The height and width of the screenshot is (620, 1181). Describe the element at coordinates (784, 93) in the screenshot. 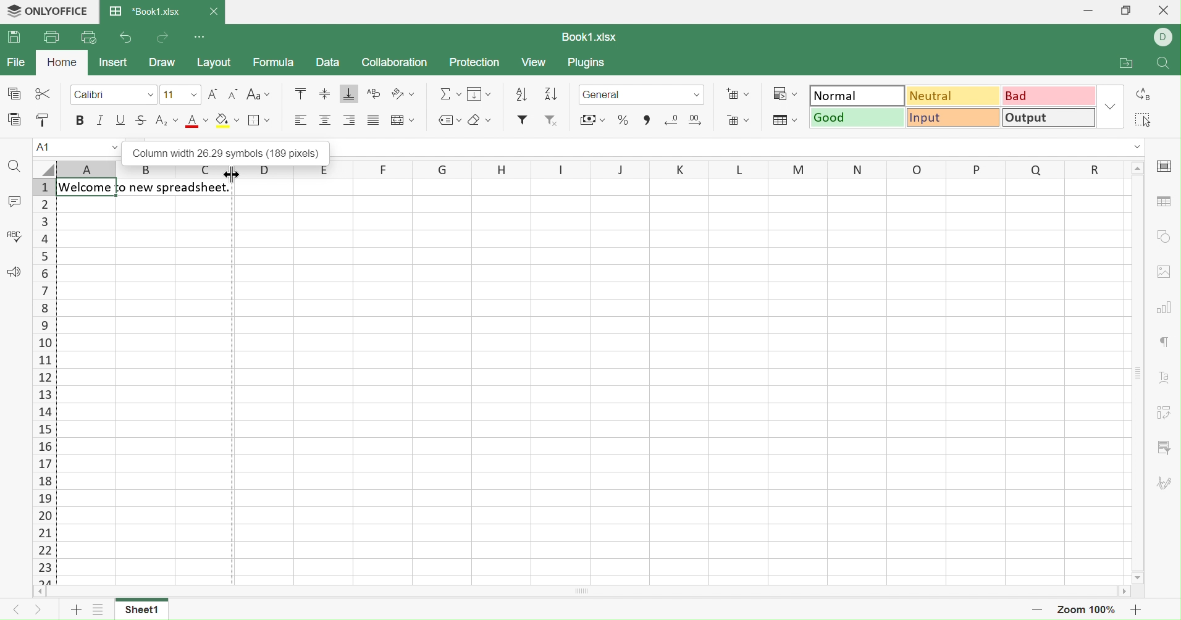

I see `Conditional formatting` at that location.